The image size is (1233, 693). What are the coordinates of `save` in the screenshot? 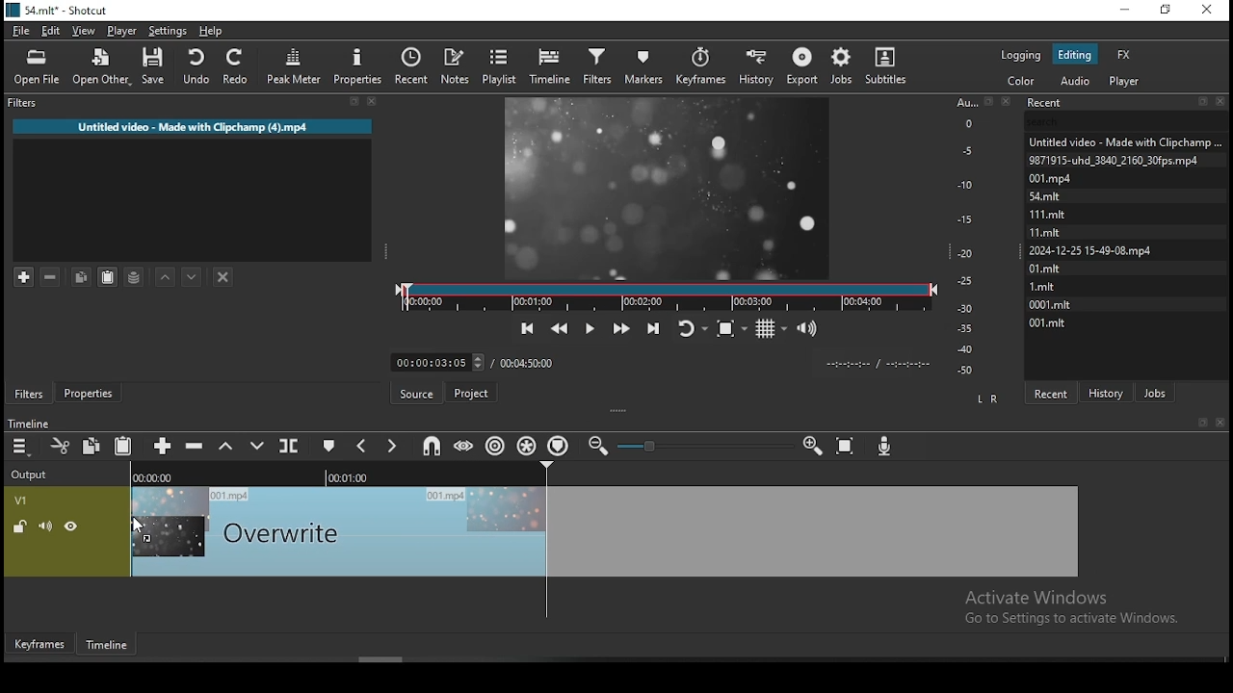 It's located at (153, 67).